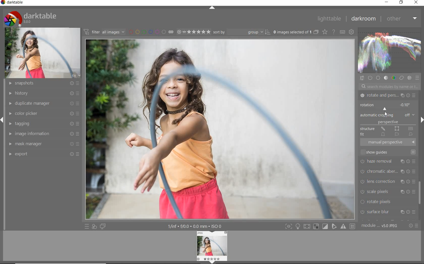 Image resolution: width=424 pixels, height=264 pixels. What do you see at coordinates (389, 50) in the screenshot?
I see `waveform` at bounding box center [389, 50].